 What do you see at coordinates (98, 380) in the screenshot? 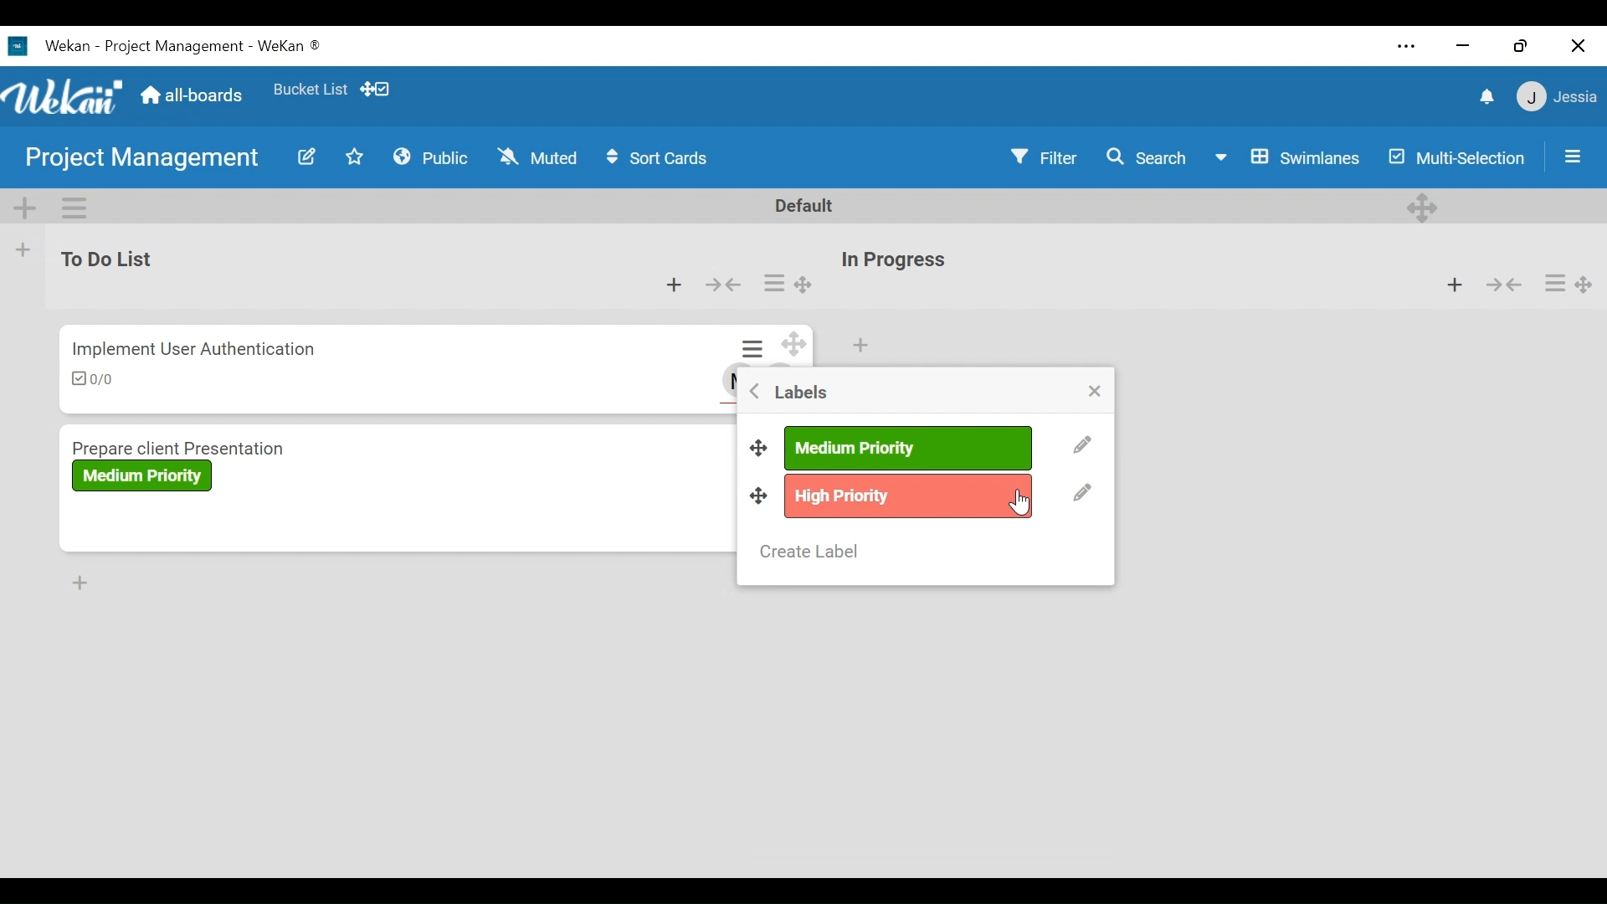
I see `Checklist` at bounding box center [98, 380].